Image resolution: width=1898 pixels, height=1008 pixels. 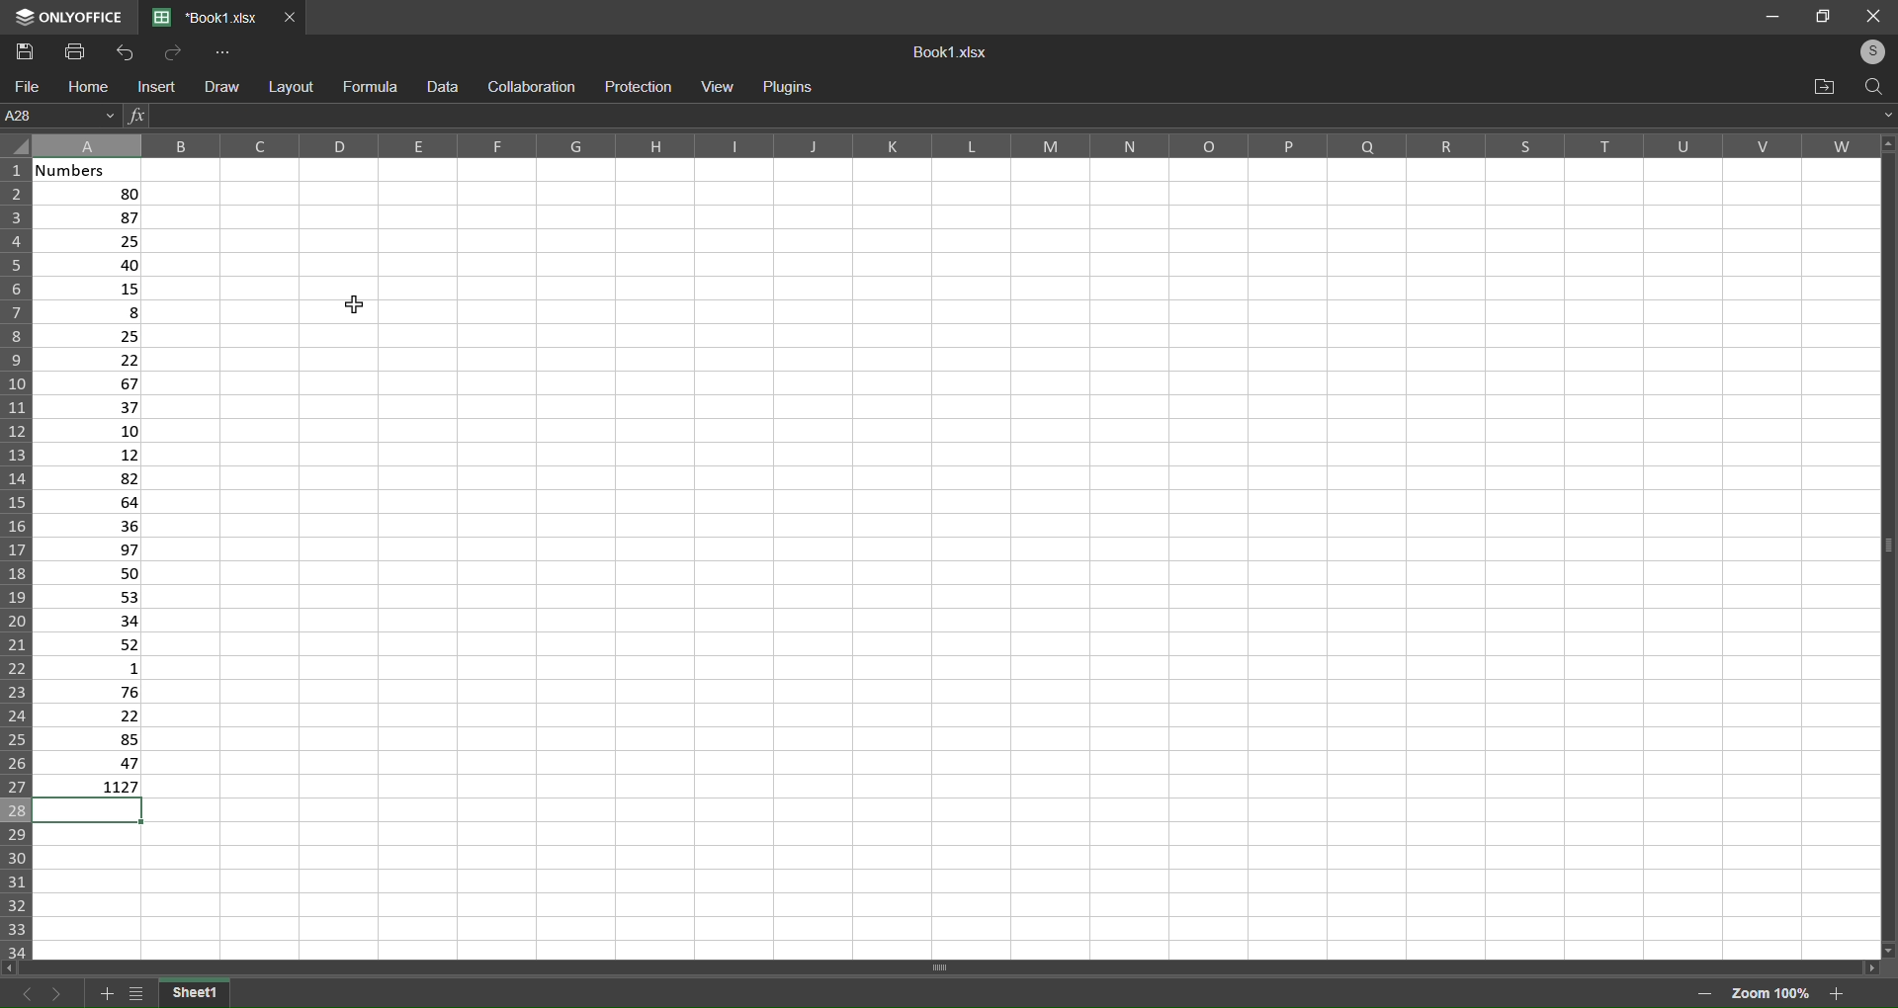 I want to click on move down, so click(x=1885, y=948).